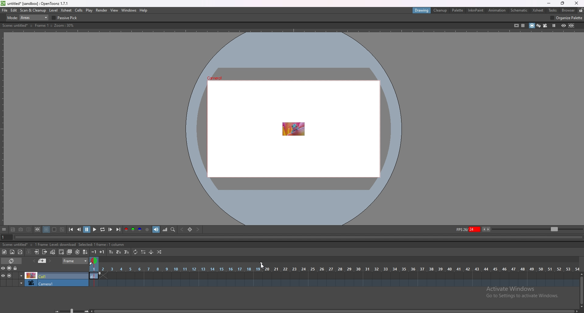  I want to click on reframe on 2s, so click(119, 252).